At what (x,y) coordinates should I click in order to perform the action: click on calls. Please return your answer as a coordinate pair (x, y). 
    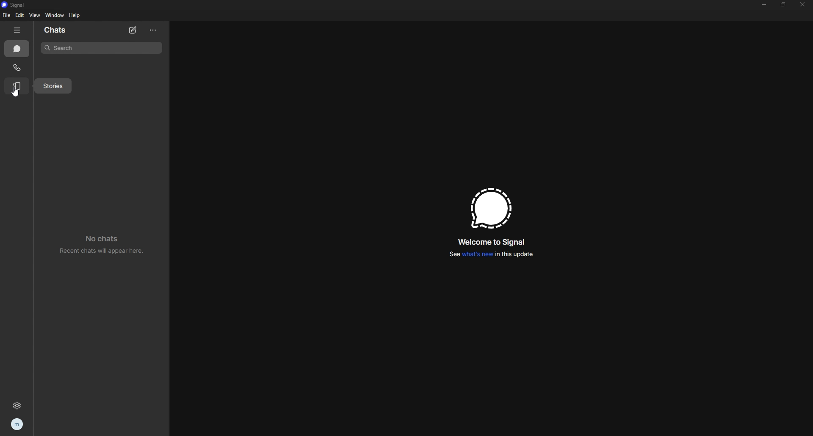
    Looking at the image, I should click on (17, 67).